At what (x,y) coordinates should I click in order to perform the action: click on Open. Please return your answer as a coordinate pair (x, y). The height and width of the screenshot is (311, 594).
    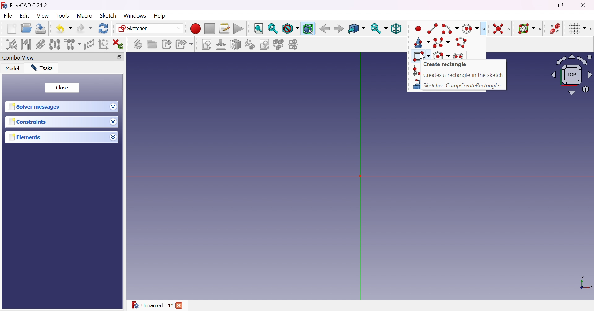
    Looking at the image, I should click on (26, 28).